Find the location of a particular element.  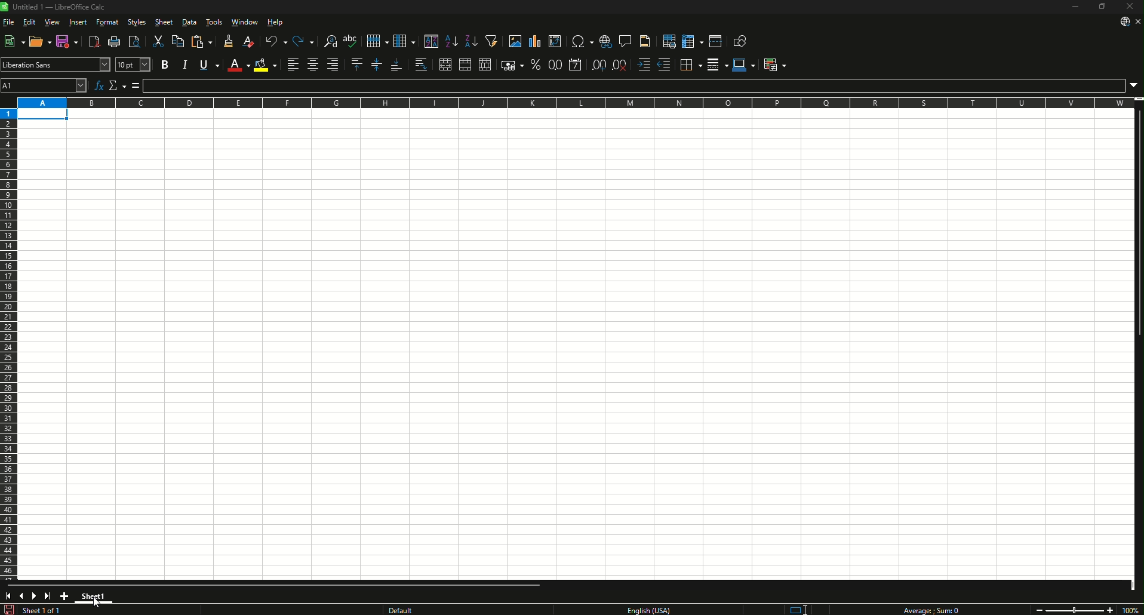

New is located at coordinates (14, 41).